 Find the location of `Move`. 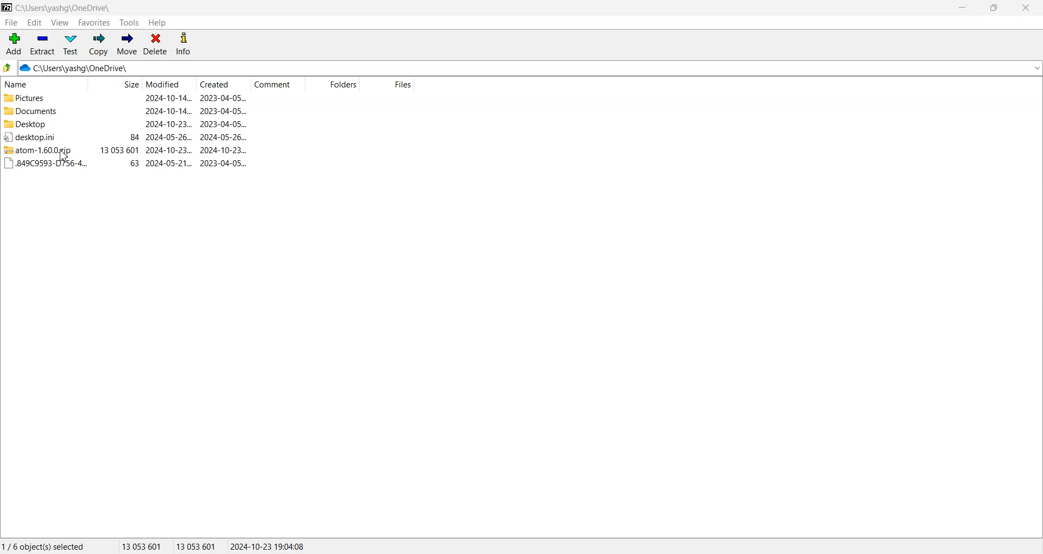

Move is located at coordinates (127, 45).